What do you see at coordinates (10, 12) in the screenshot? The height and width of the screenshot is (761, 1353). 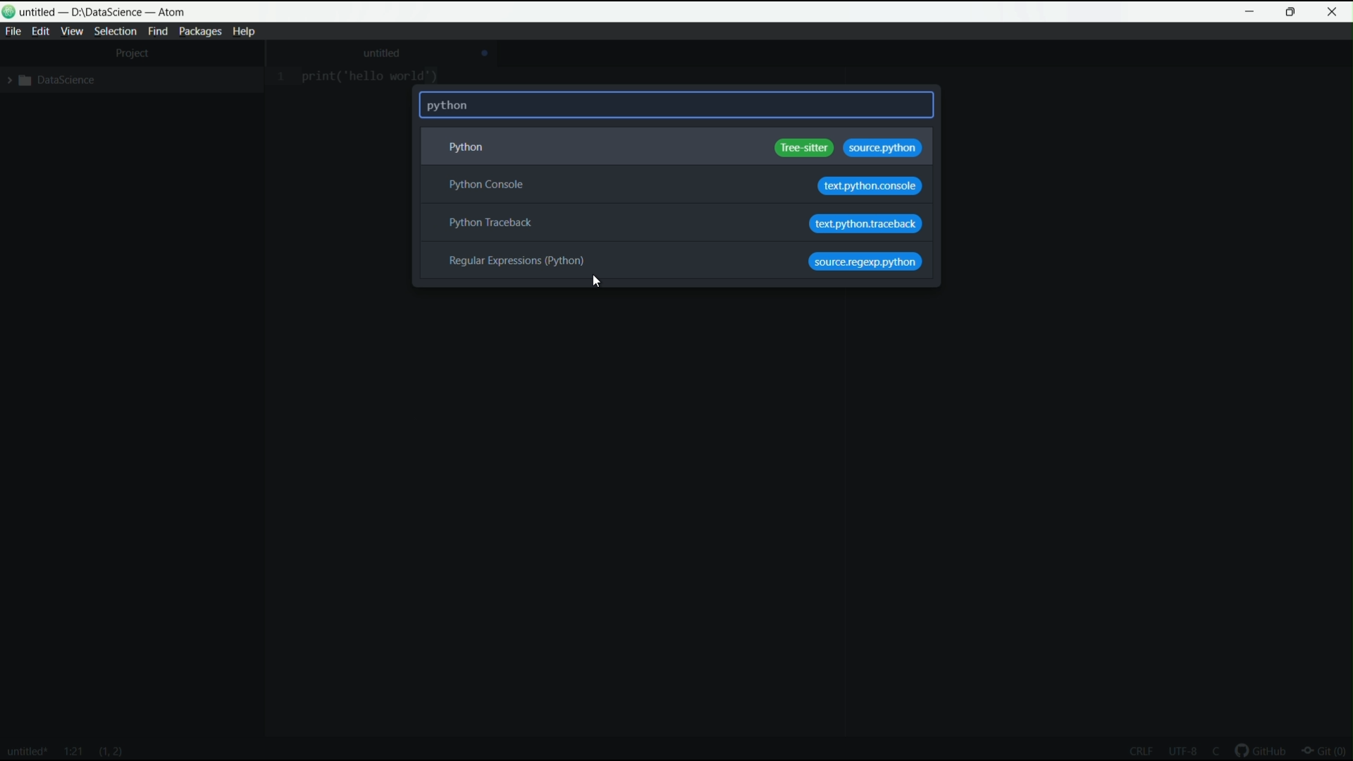 I see `logo` at bounding box center [10, 12].